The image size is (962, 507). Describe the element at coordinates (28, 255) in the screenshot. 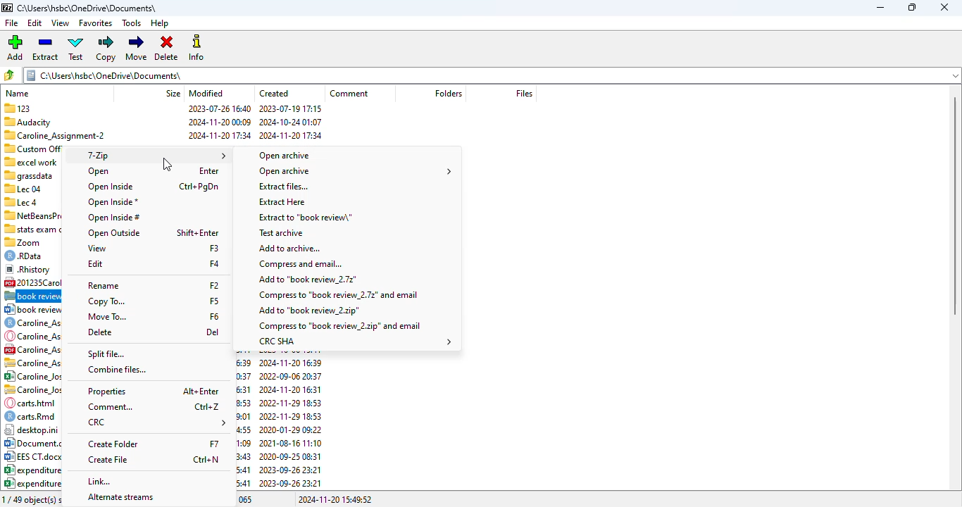

I see `© RData` at that location.